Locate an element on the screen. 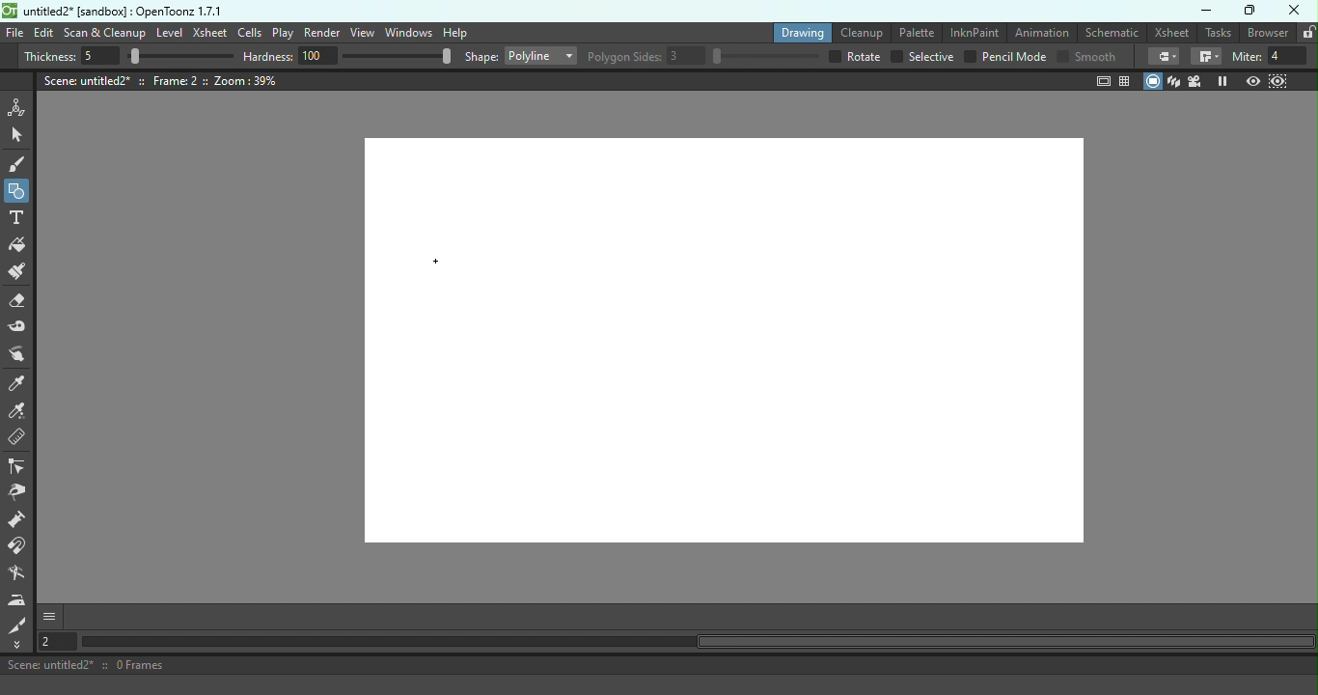  Paint Brush tool is located at coordinates (23, 273).